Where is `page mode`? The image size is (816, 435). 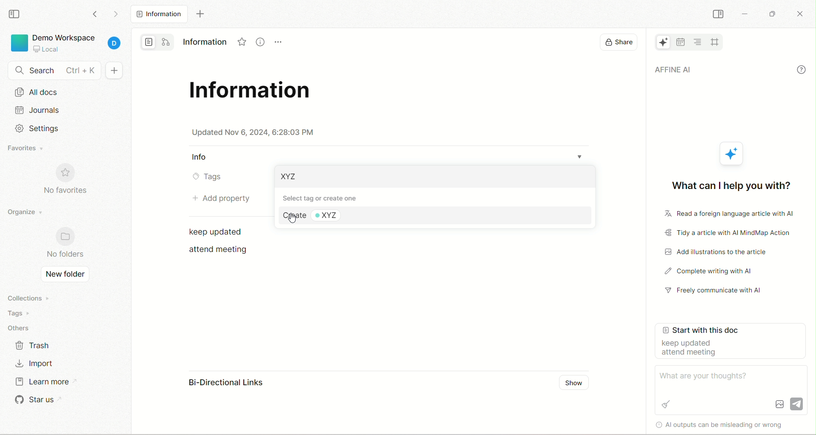
page mode is located at coordinates (148, 42).